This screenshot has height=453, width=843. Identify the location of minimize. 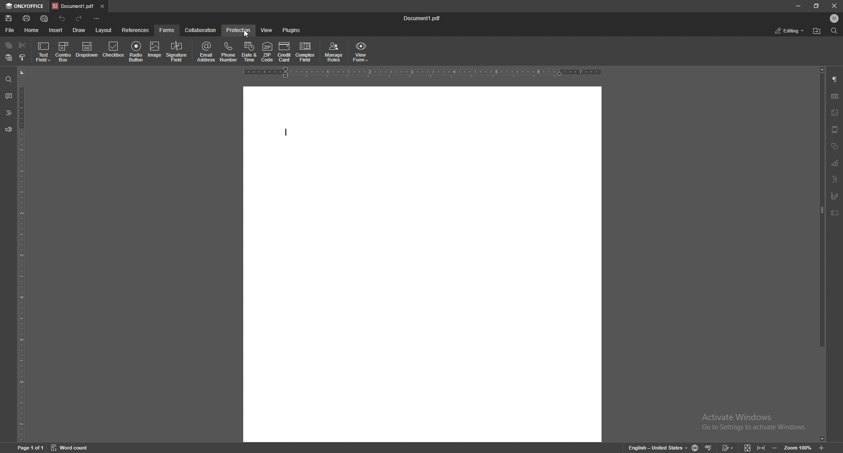
(798, 6).